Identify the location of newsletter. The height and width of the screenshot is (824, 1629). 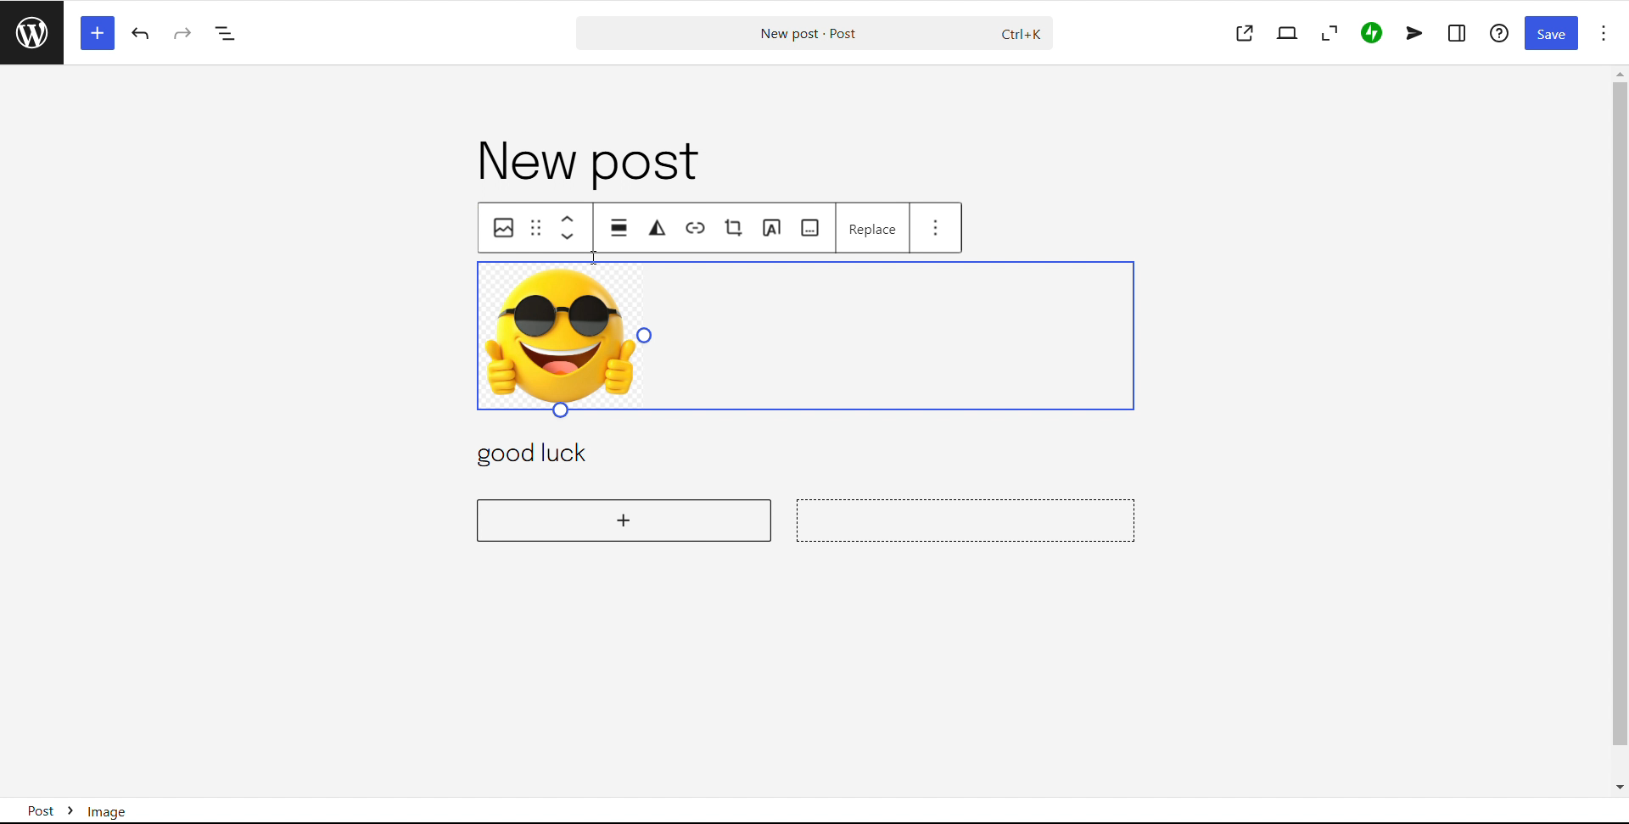
(1414, 33).